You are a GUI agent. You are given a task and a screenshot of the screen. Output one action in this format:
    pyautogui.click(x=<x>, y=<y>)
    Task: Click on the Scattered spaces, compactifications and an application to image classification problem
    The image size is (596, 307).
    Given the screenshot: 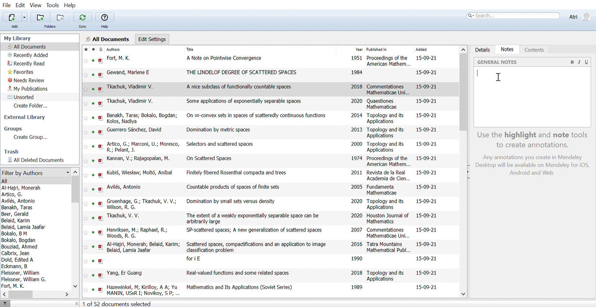 What is the action you would take?
    pyautogui.click(x=257, y=247)
    